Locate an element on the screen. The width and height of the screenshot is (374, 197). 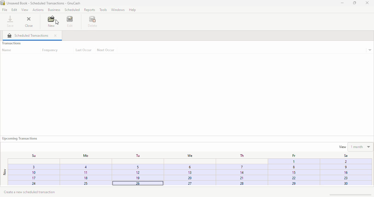
business is located at coordinates (54, 10).